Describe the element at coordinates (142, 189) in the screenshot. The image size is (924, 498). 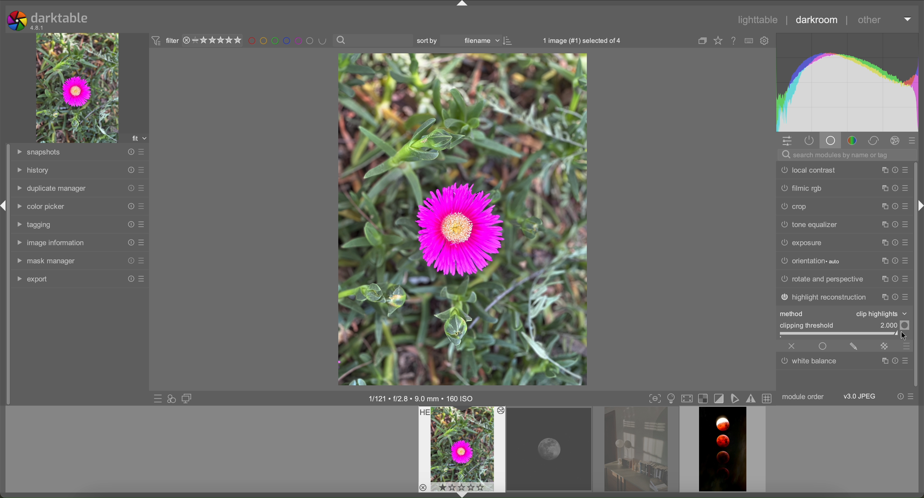
I see `presets` at that location.